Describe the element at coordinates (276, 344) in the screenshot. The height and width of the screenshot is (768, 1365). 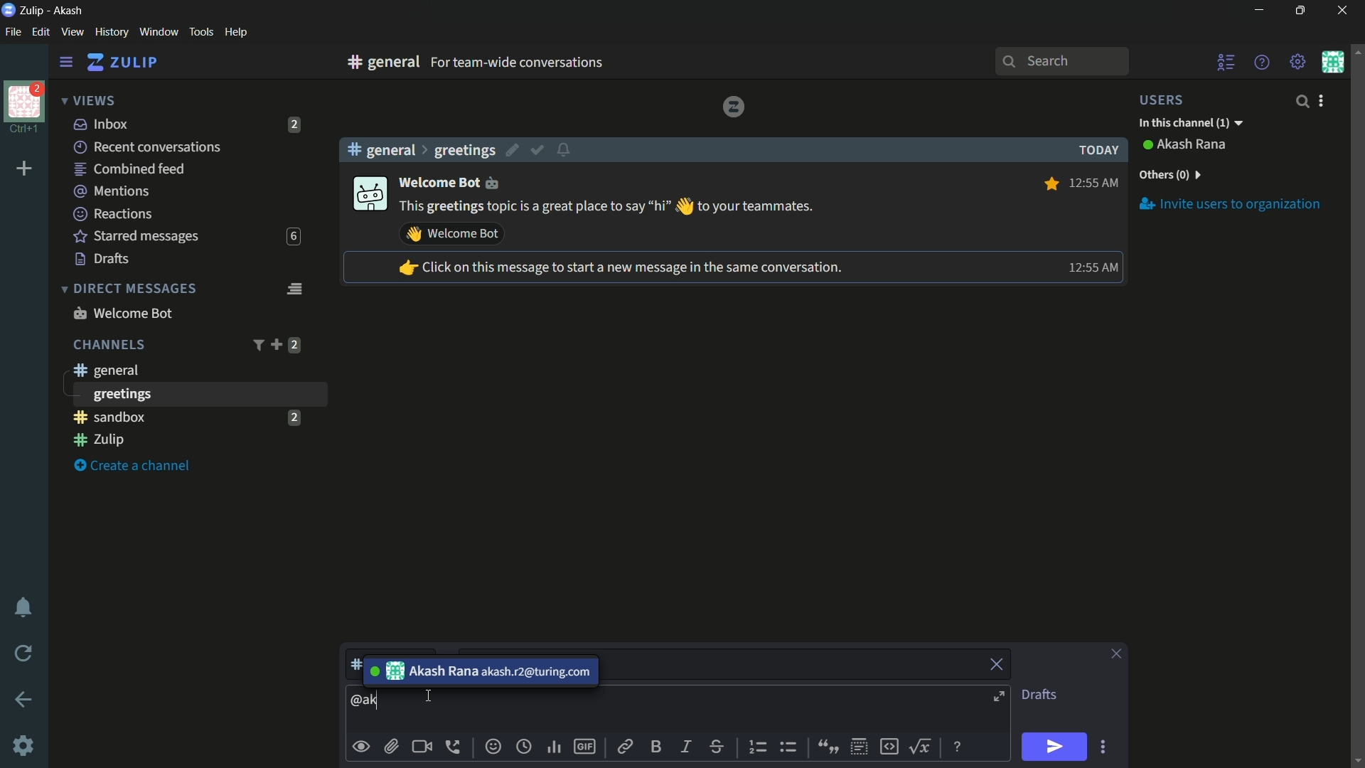
I see `add channel` at that location.